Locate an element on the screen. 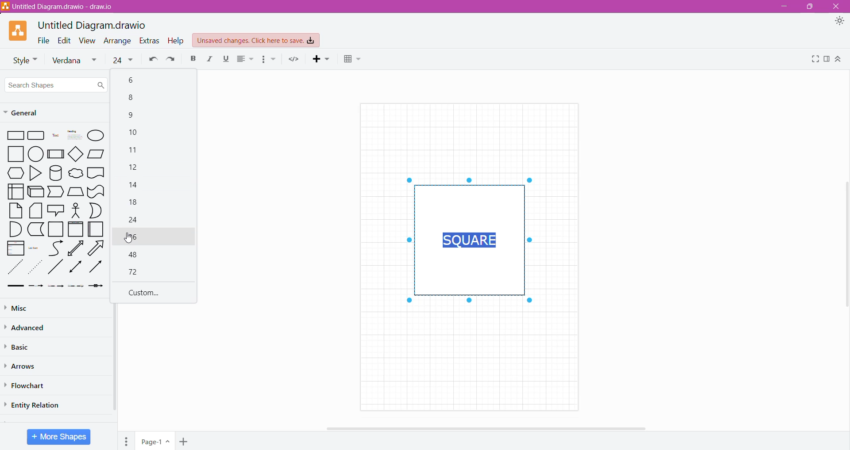  Thick line is located at coordinates (15, 286).